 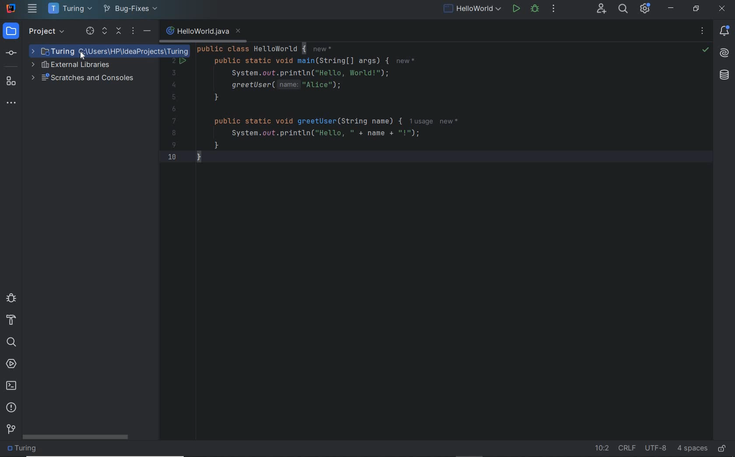 What do you see at coordinates (174, 85) in the screenshot?
I see `4` at bounding box center [174, 85].